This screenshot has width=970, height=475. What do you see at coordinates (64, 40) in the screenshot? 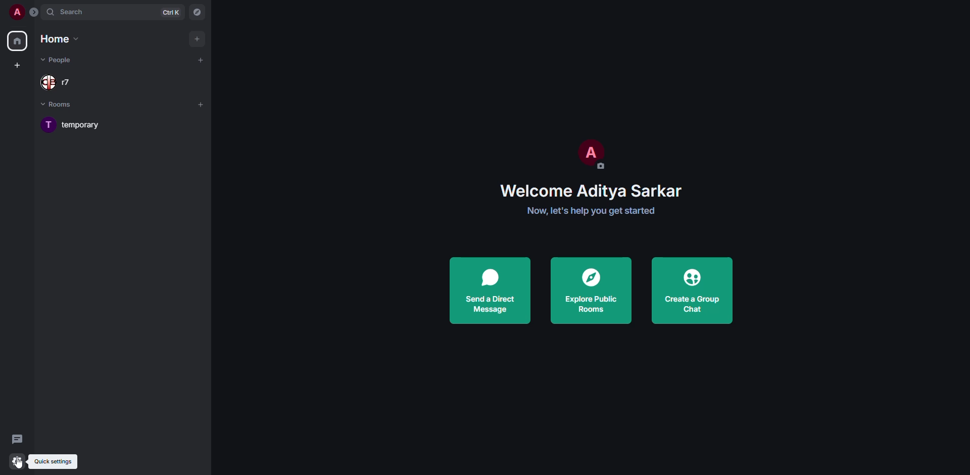
I see `home` at bounding box center [64, 40].